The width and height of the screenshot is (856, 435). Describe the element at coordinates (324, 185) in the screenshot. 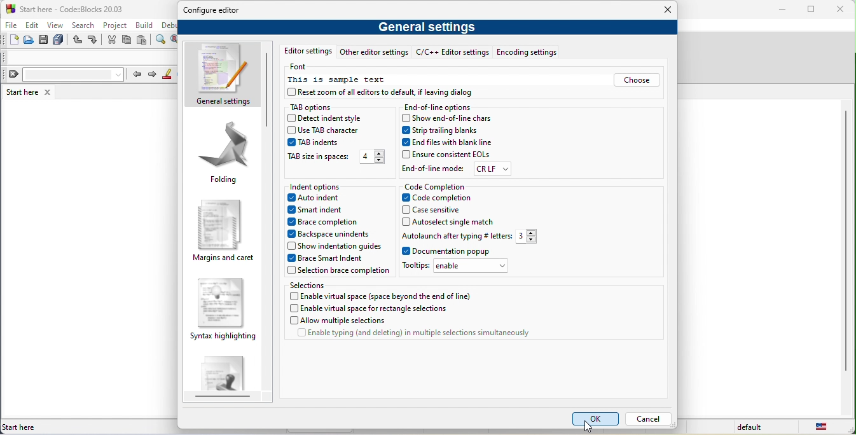

I see `indent option` at that location.